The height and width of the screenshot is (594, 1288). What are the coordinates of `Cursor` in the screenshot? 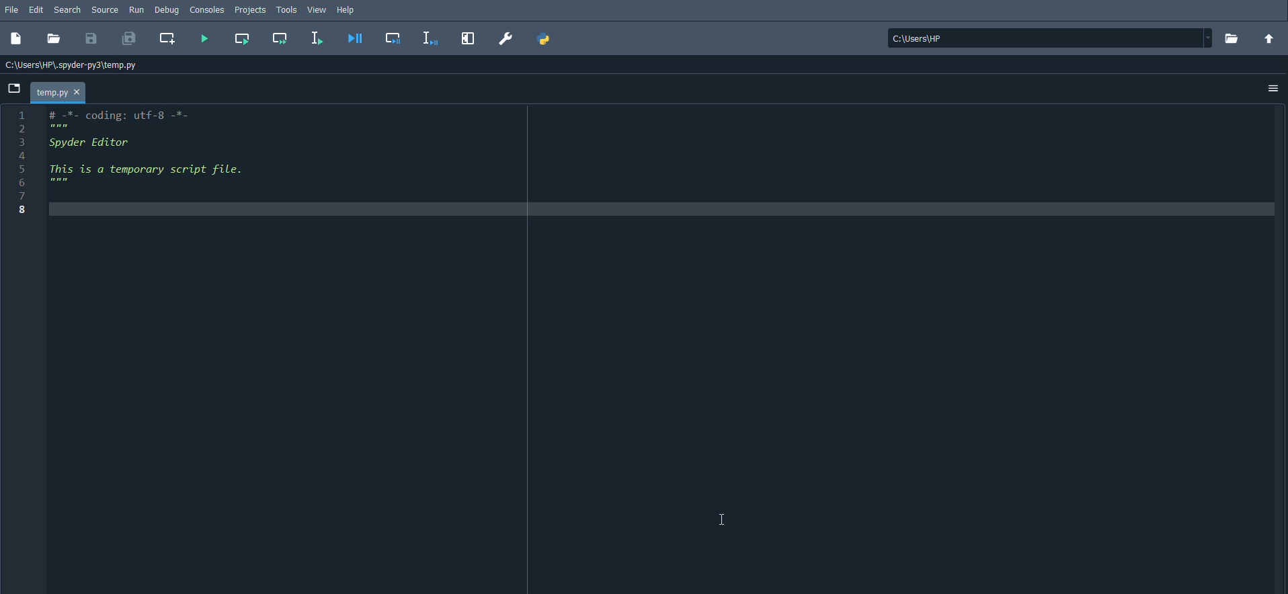 It's located at (722, 517).